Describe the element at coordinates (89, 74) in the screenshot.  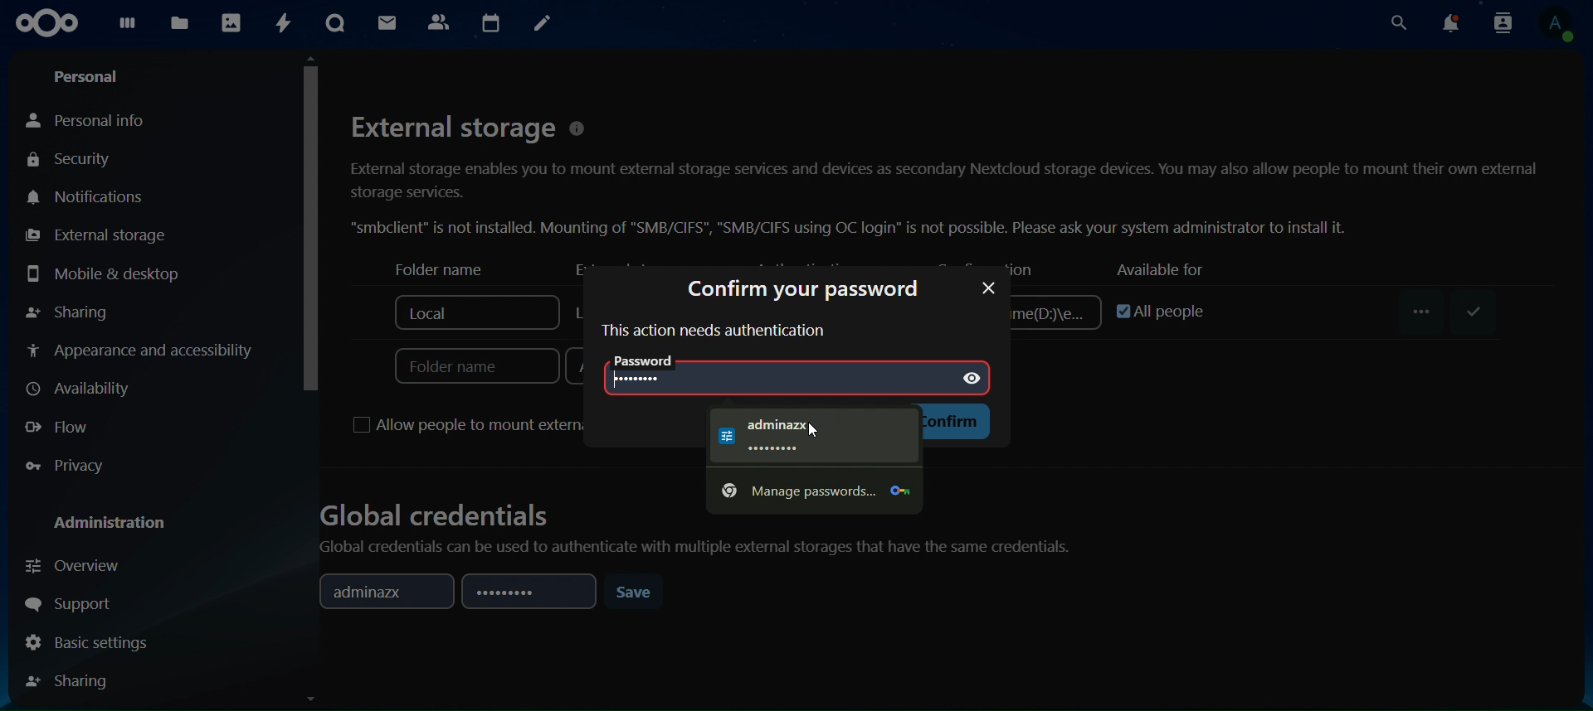
I see `personal` at that location.